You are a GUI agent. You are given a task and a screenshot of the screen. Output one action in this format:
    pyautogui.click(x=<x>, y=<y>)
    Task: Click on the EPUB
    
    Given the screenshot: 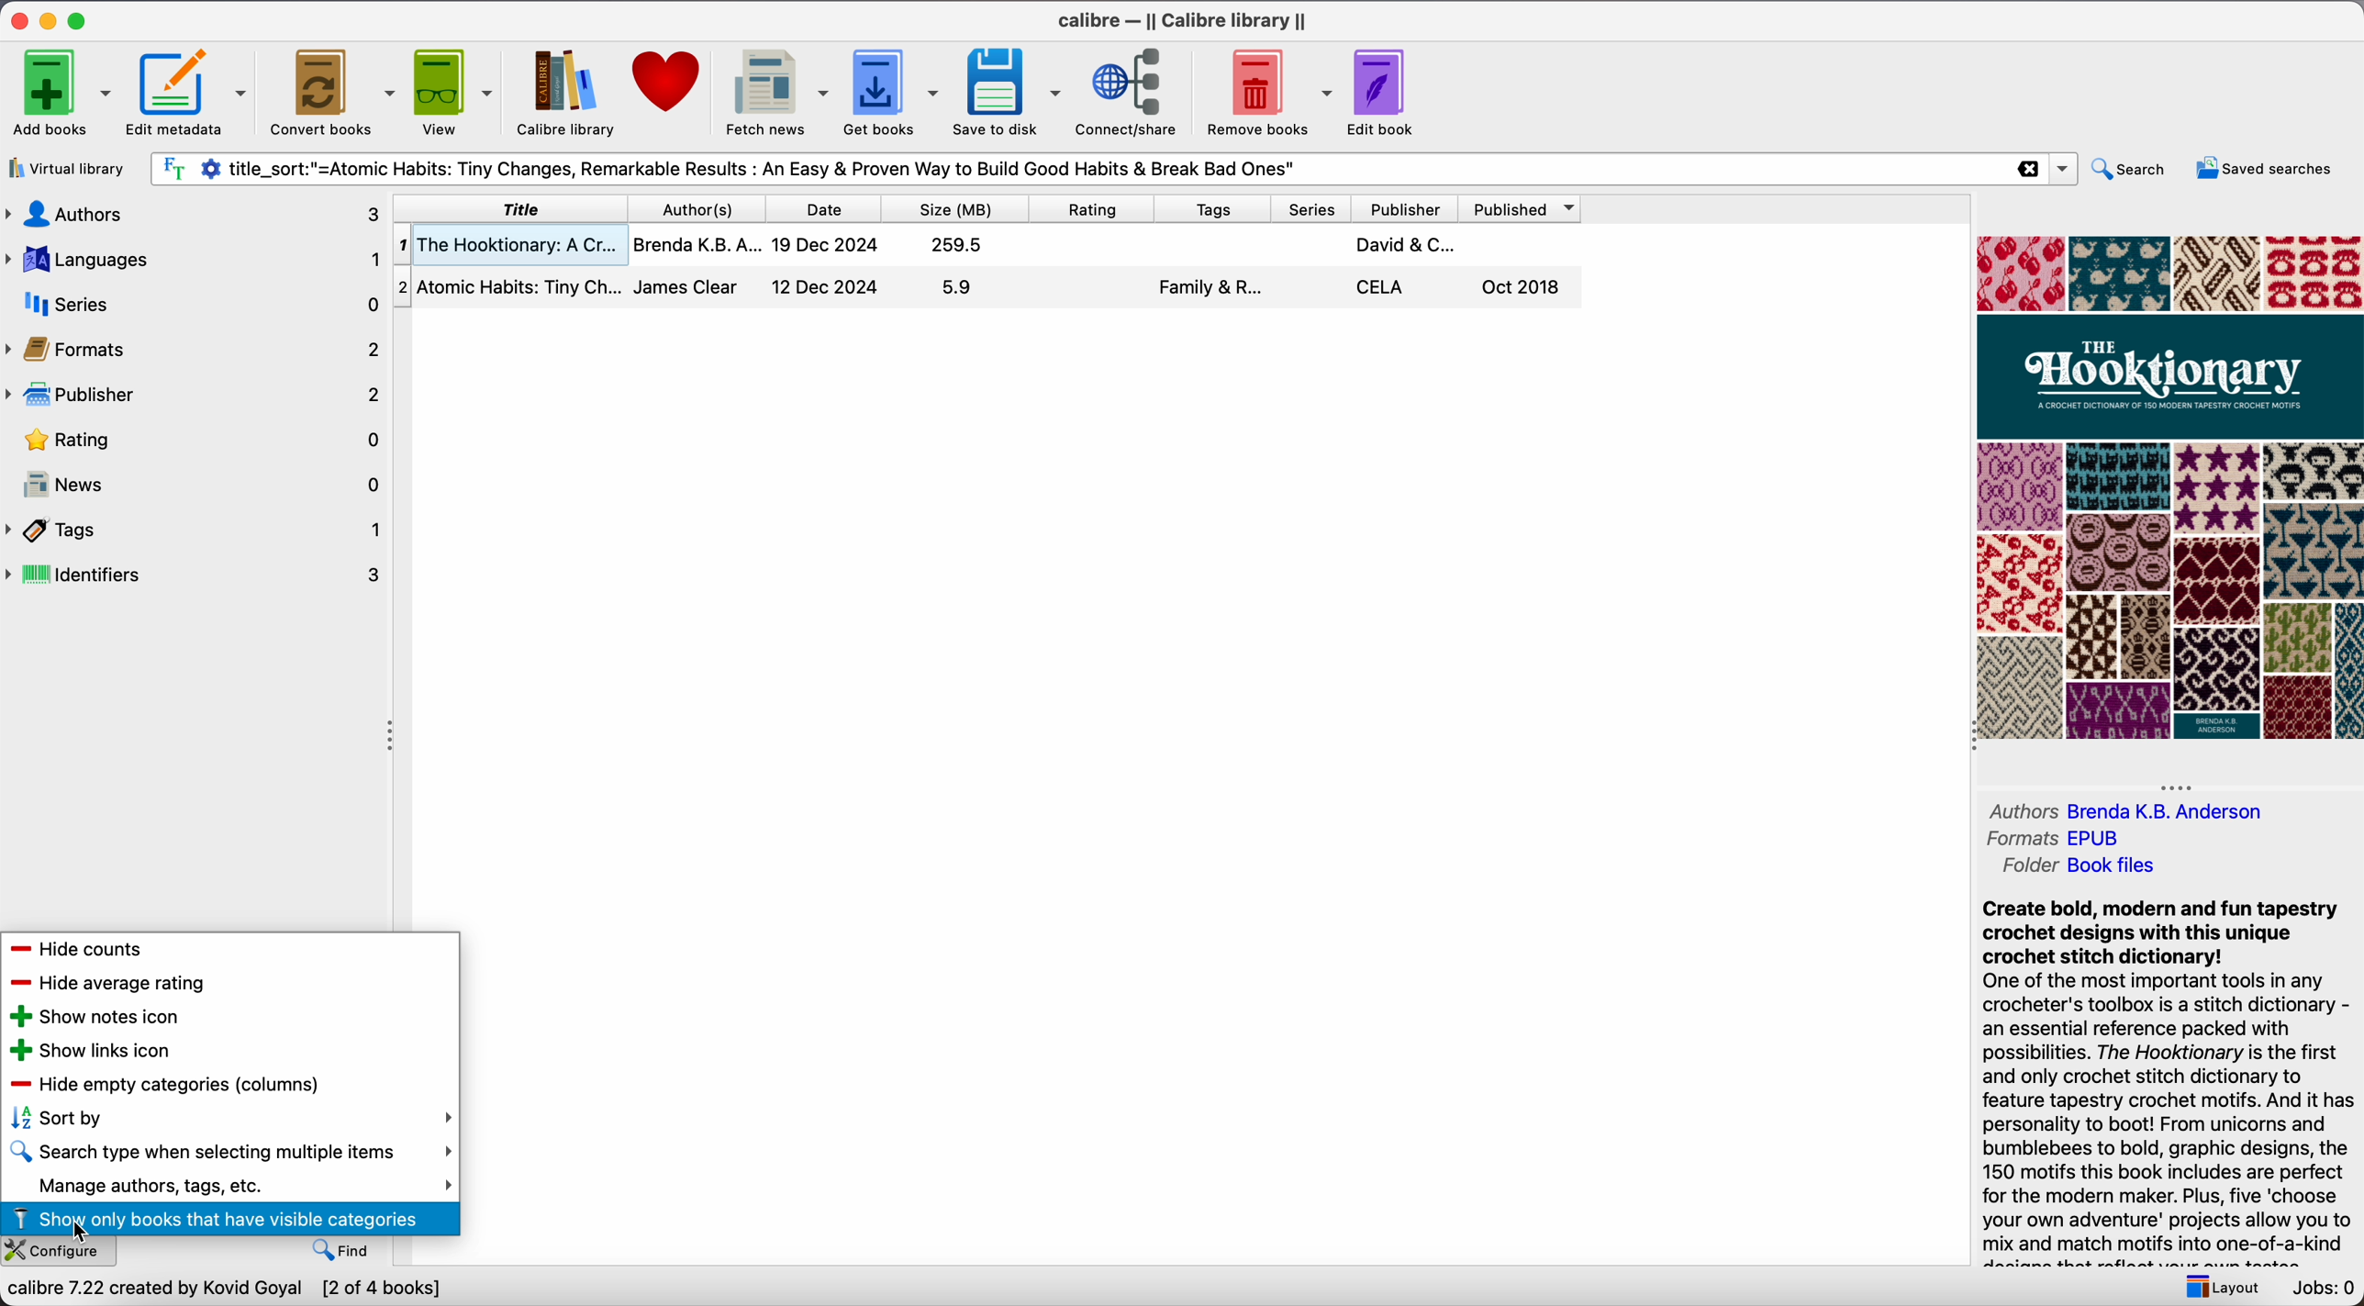 What is the action you would take?
    pyautogui.click(x=2096, y=838)
    